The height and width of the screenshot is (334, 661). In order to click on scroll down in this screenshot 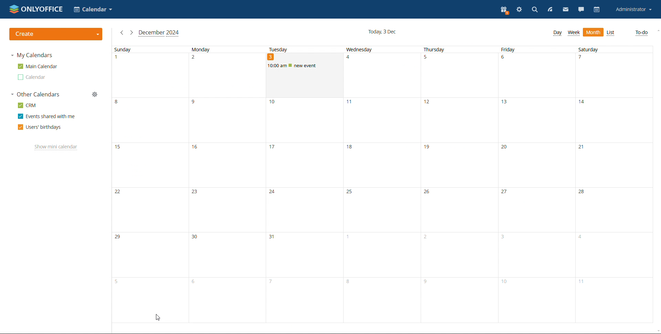, I will do `click(657, 331)`.